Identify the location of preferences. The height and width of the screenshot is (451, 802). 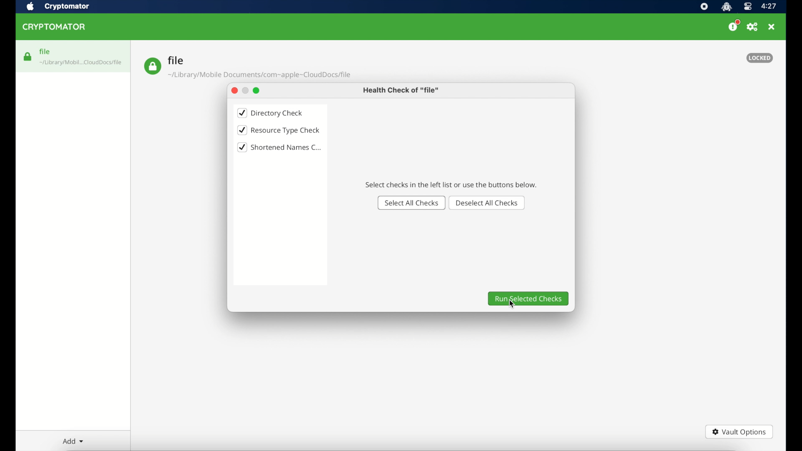
(753, 27).